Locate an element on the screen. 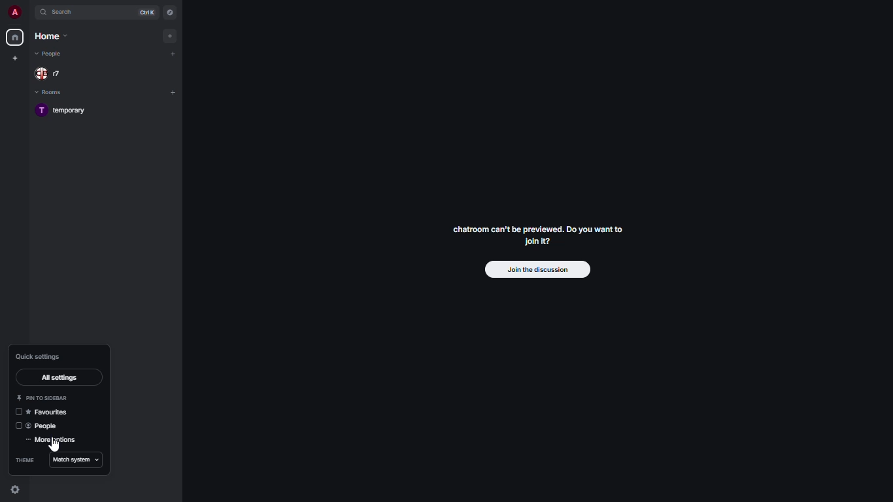  join the discussion is located at coordinates (533, 269).